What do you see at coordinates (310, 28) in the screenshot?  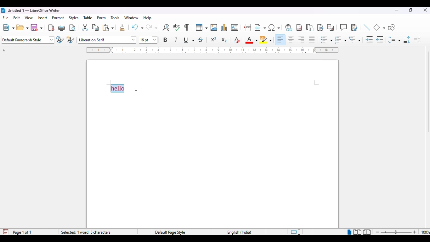 I see `insert endnote` at bounding box center [310, 28].